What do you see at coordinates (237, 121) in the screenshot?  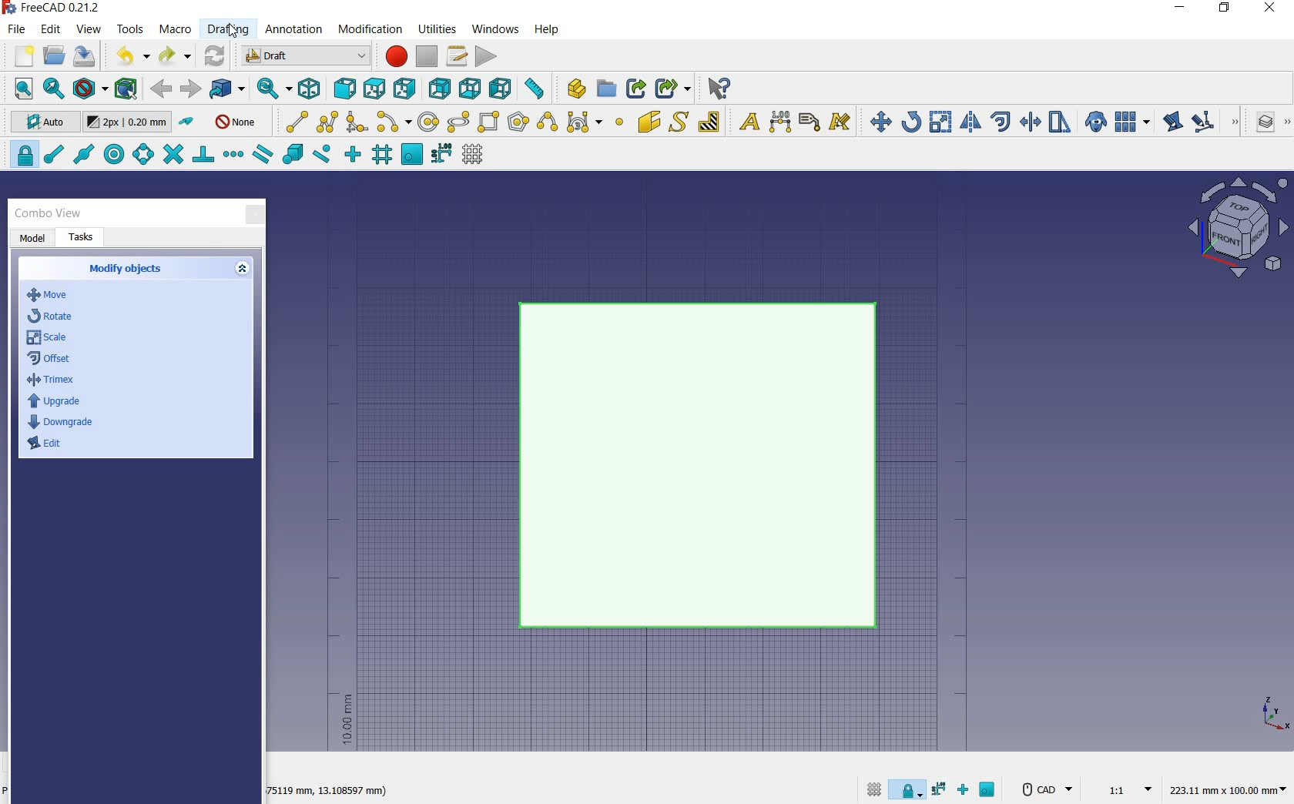 I see `none` at bounding box center [237, 121].